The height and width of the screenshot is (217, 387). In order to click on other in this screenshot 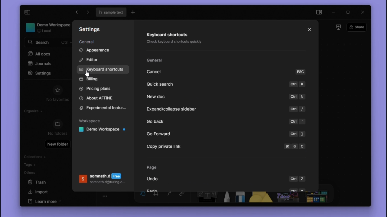, I will do `click(287, 198)`.